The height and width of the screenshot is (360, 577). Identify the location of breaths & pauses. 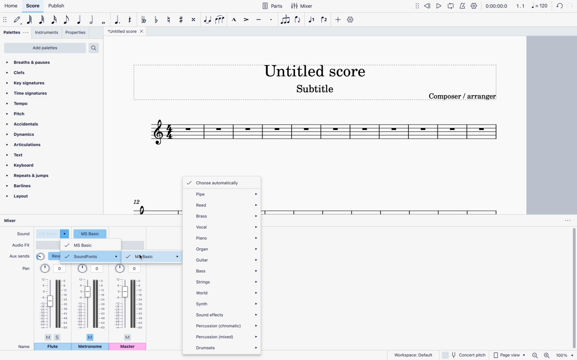
(38, 62).